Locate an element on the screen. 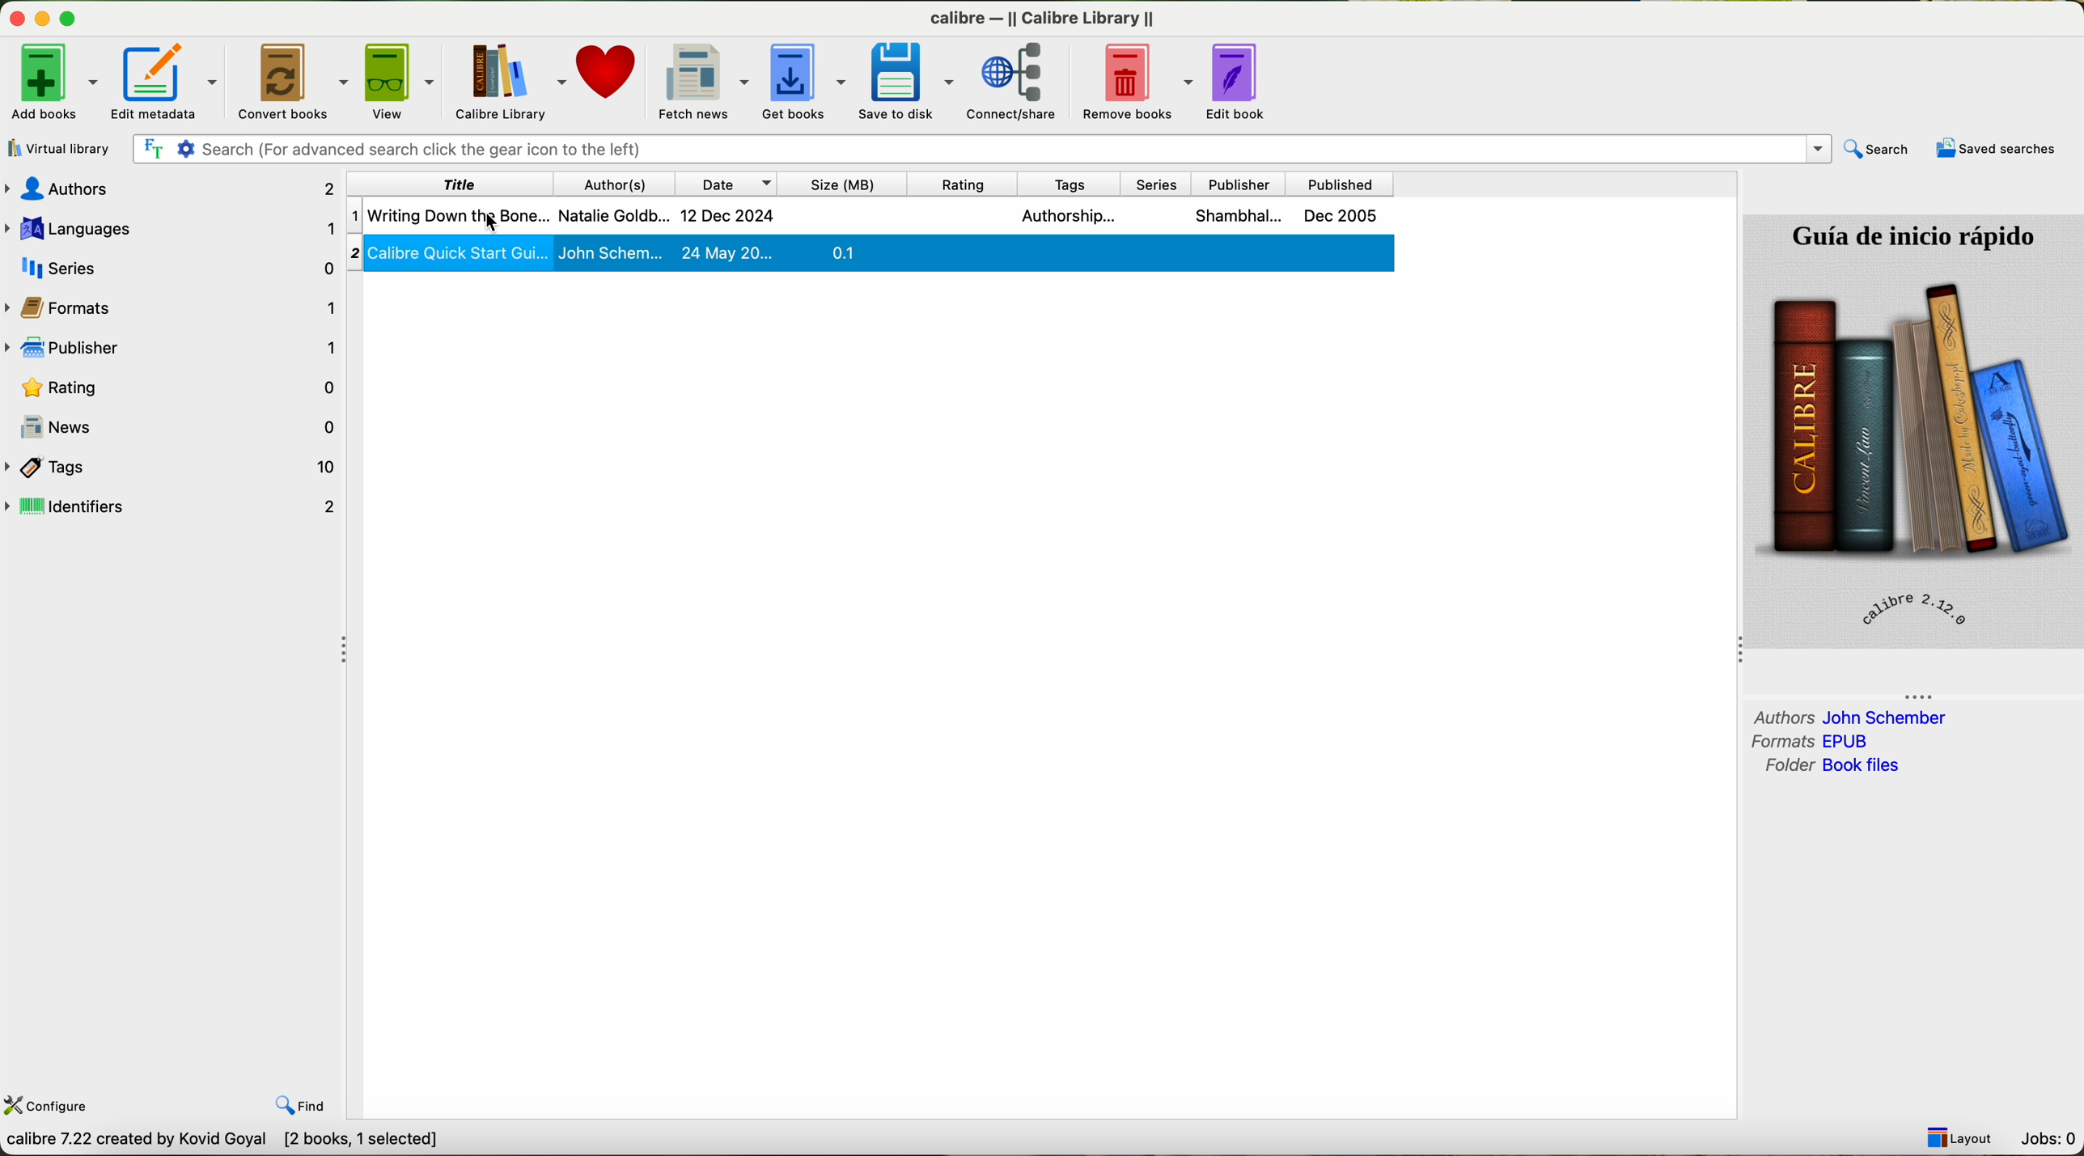 The width and height of the screenshot is (2084, 1156). convert books is located at coordinates (295, 81).